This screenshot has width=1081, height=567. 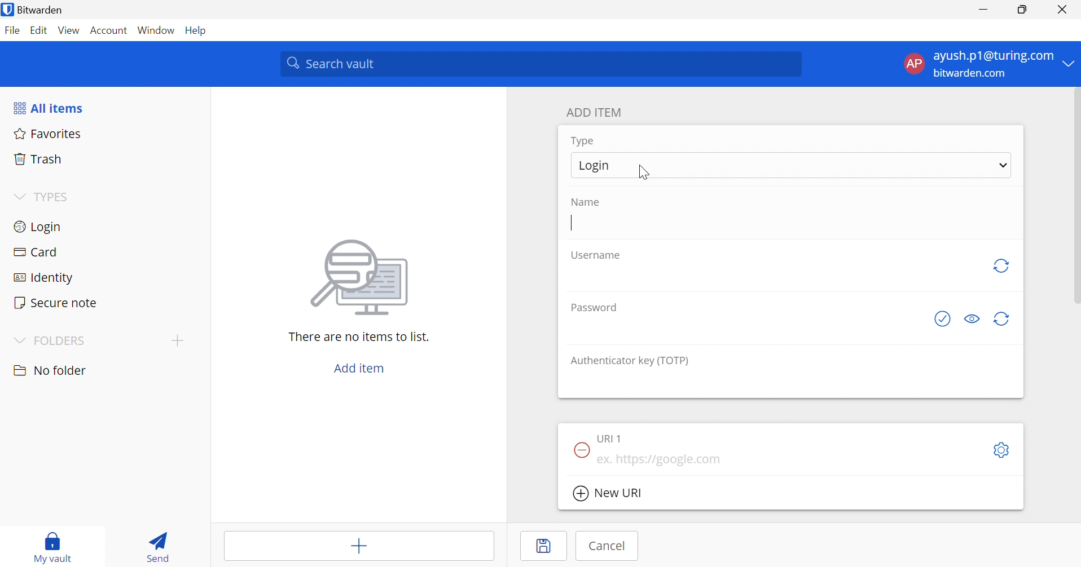 What do you see at coordinates (358, 337) in the screenshot?
I see `There are no items to list` at bounding box center [358, 337].